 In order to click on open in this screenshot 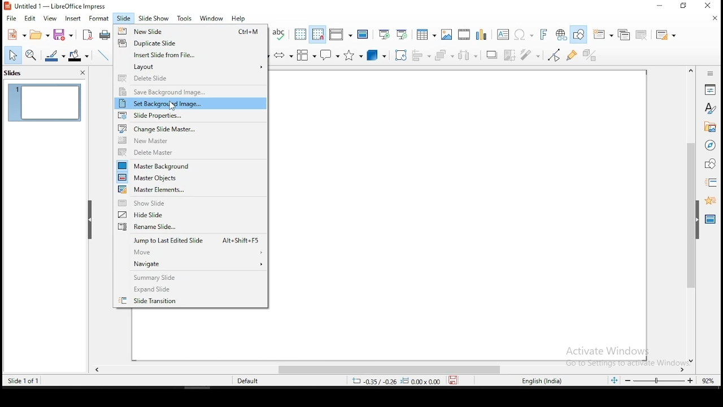, I will do `click(40, 33)`.